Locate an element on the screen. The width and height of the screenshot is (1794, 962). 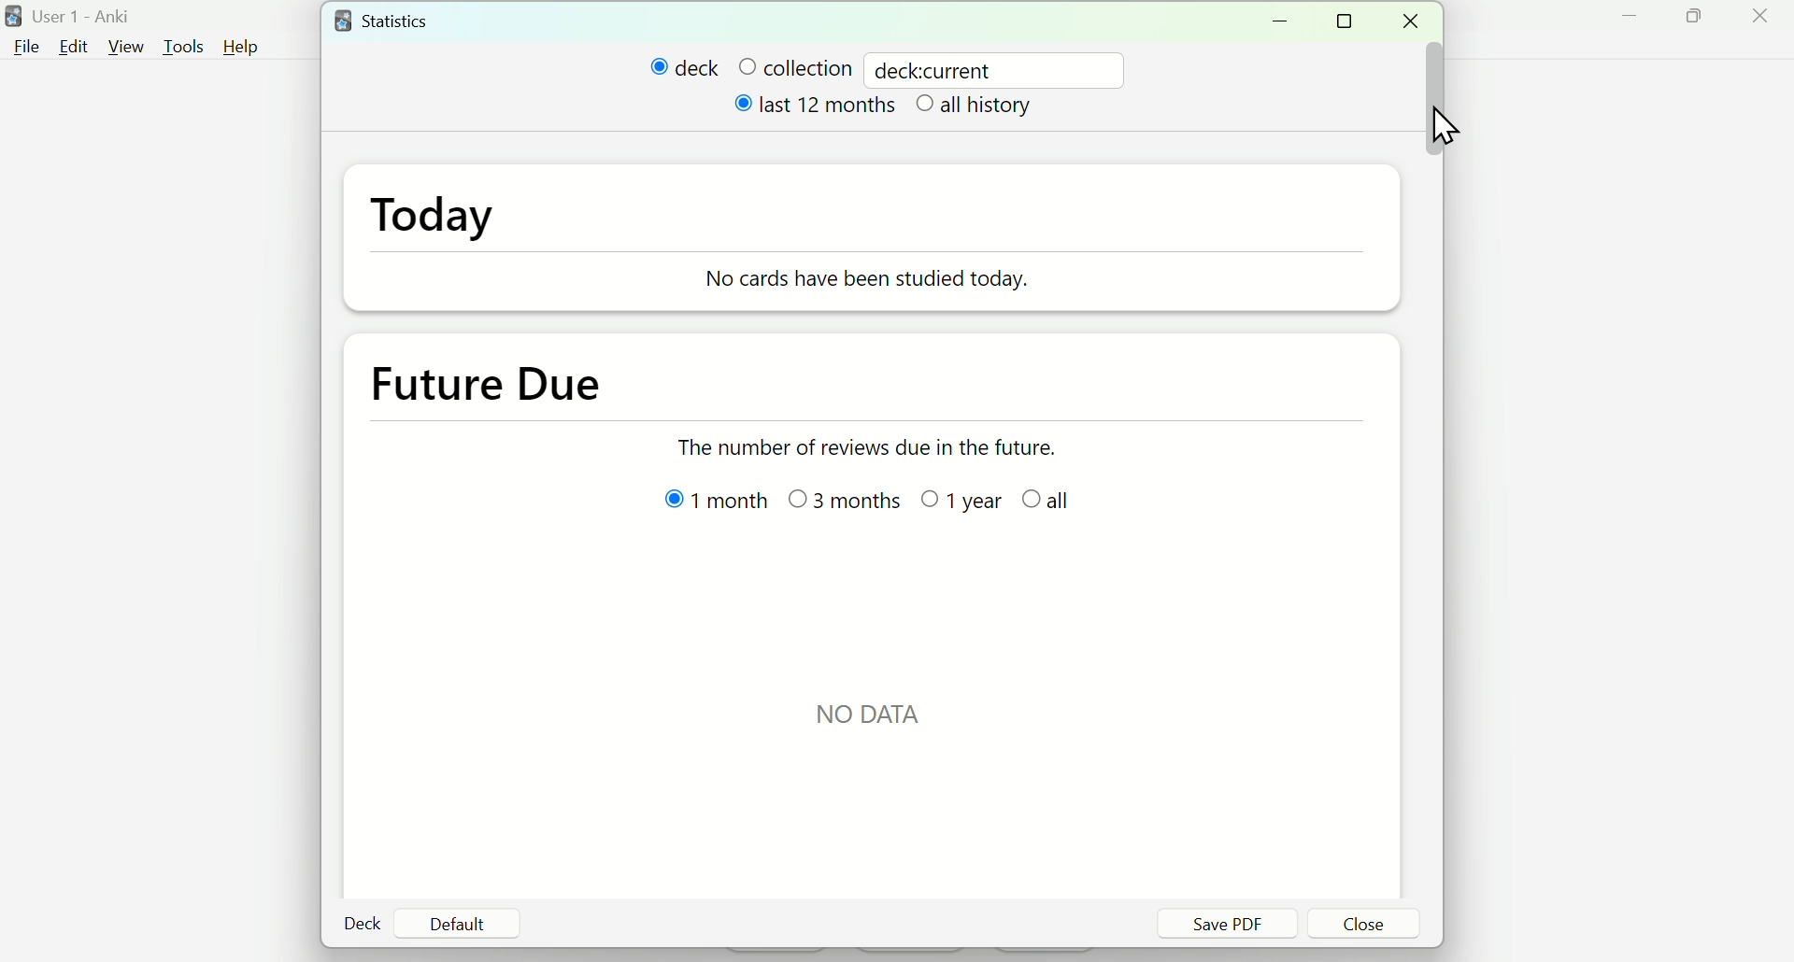
Deck is located at coordinates (364, 924).